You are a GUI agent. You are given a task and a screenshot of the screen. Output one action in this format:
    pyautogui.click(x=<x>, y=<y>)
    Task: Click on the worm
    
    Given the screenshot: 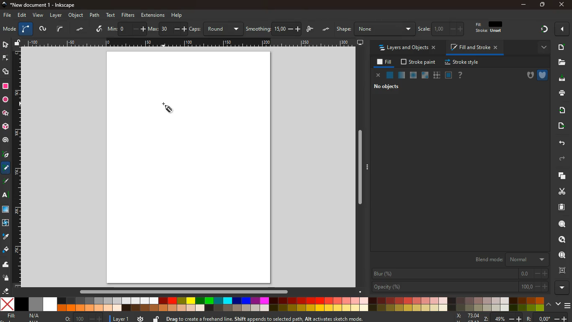 What is the action you would take?
    pyautogui.click(x=42, y=30)
    